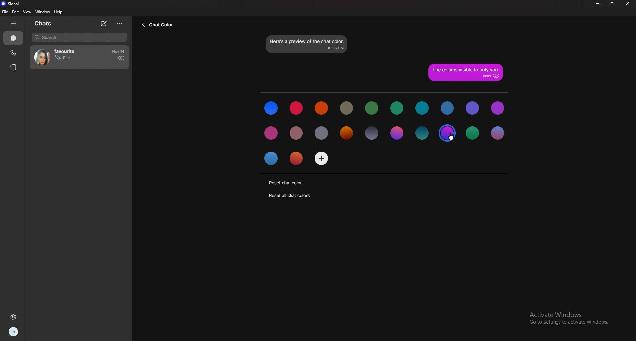 Image resolution: width=636 pixels, height=341 pixels. Describe the element at coordinates (160, 25) in the screenshot. I see `back` at that location.